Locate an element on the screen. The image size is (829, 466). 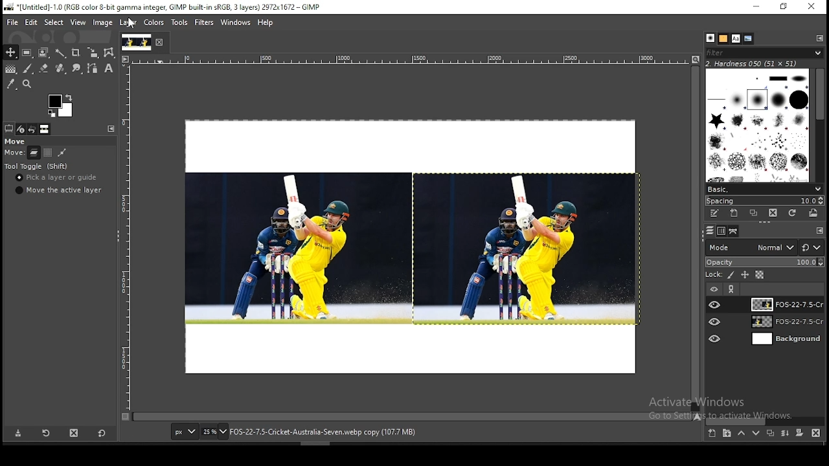
paths is located at coordinates (734, 231).